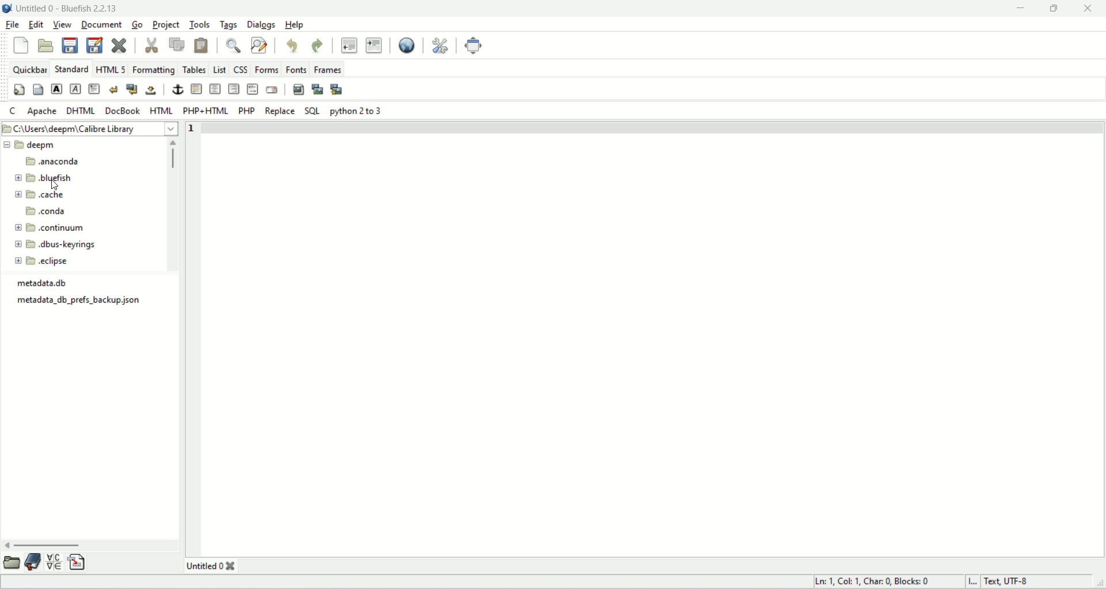 The image size is (1106, 589). Describe the element at coordinates (137, 25) in the screenshot. I see `go` at that location.